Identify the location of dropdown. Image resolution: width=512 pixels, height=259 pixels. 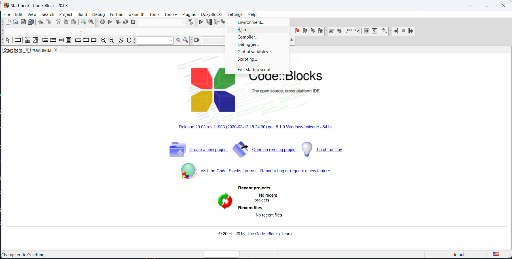
(182, 23).